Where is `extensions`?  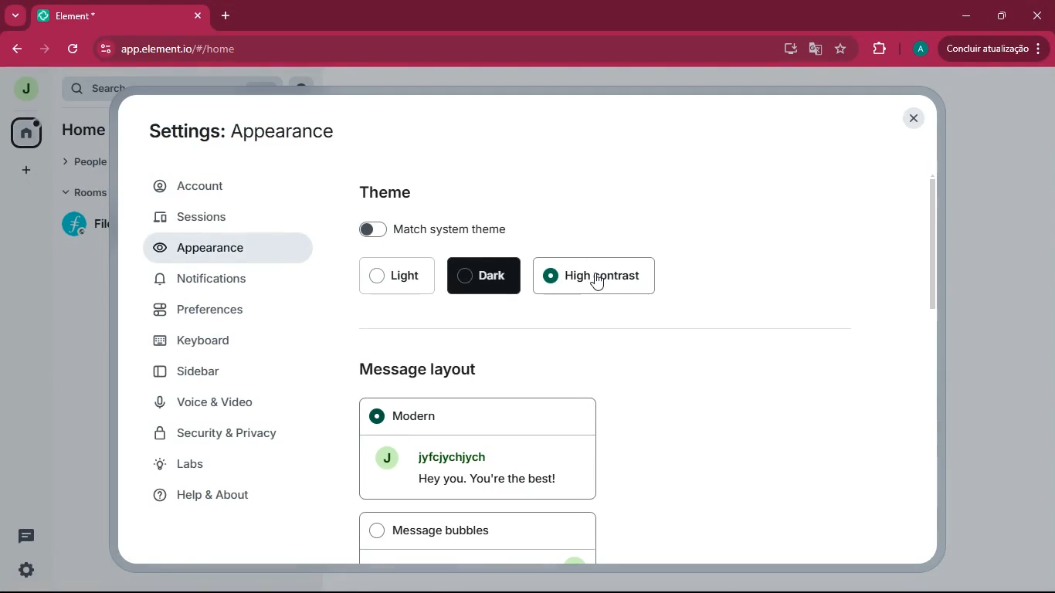
extensions is located at coordinates (877, 49).